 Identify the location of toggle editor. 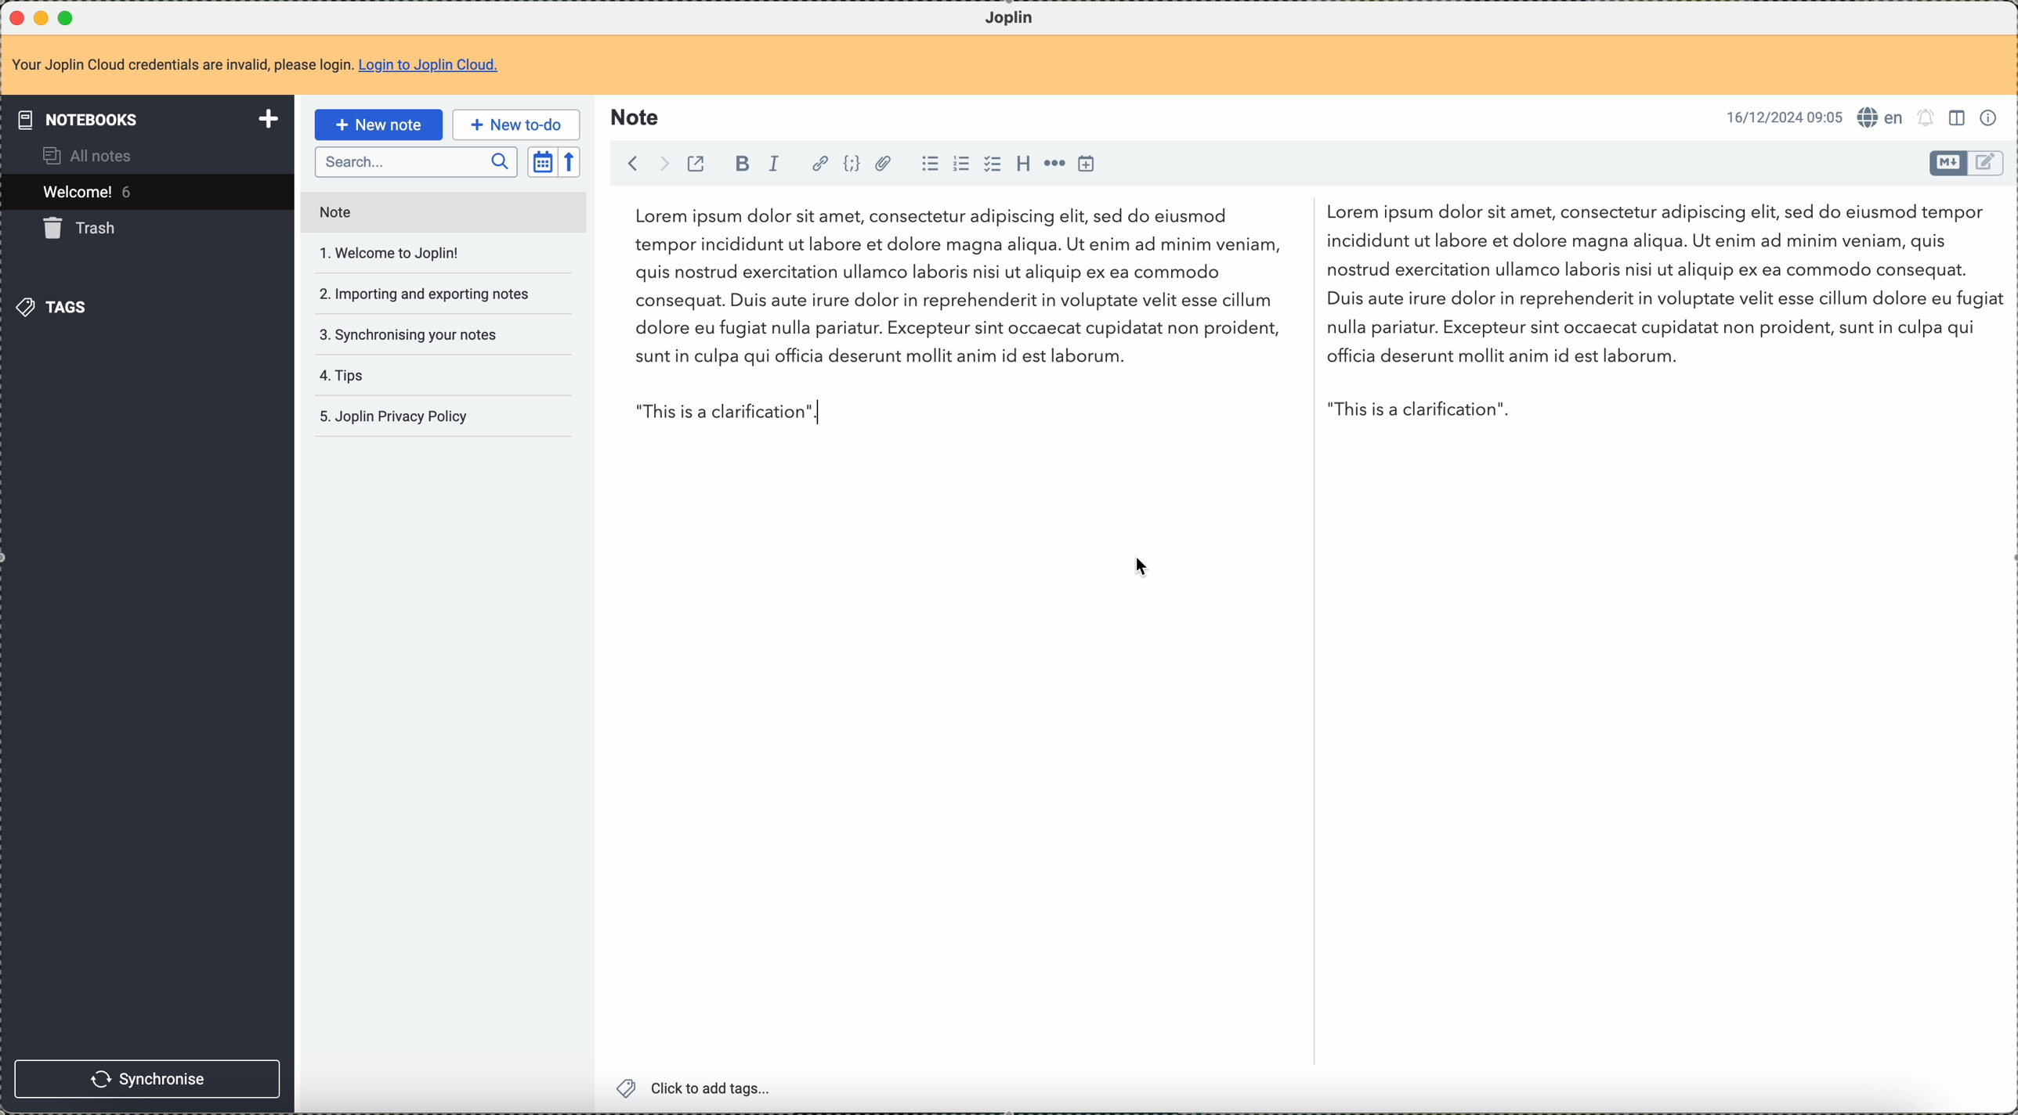
(1987, 164).